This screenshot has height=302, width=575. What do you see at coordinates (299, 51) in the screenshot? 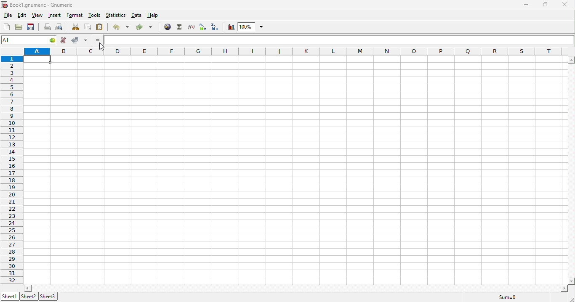
I see `column headings` at bounding box center [299, 51].